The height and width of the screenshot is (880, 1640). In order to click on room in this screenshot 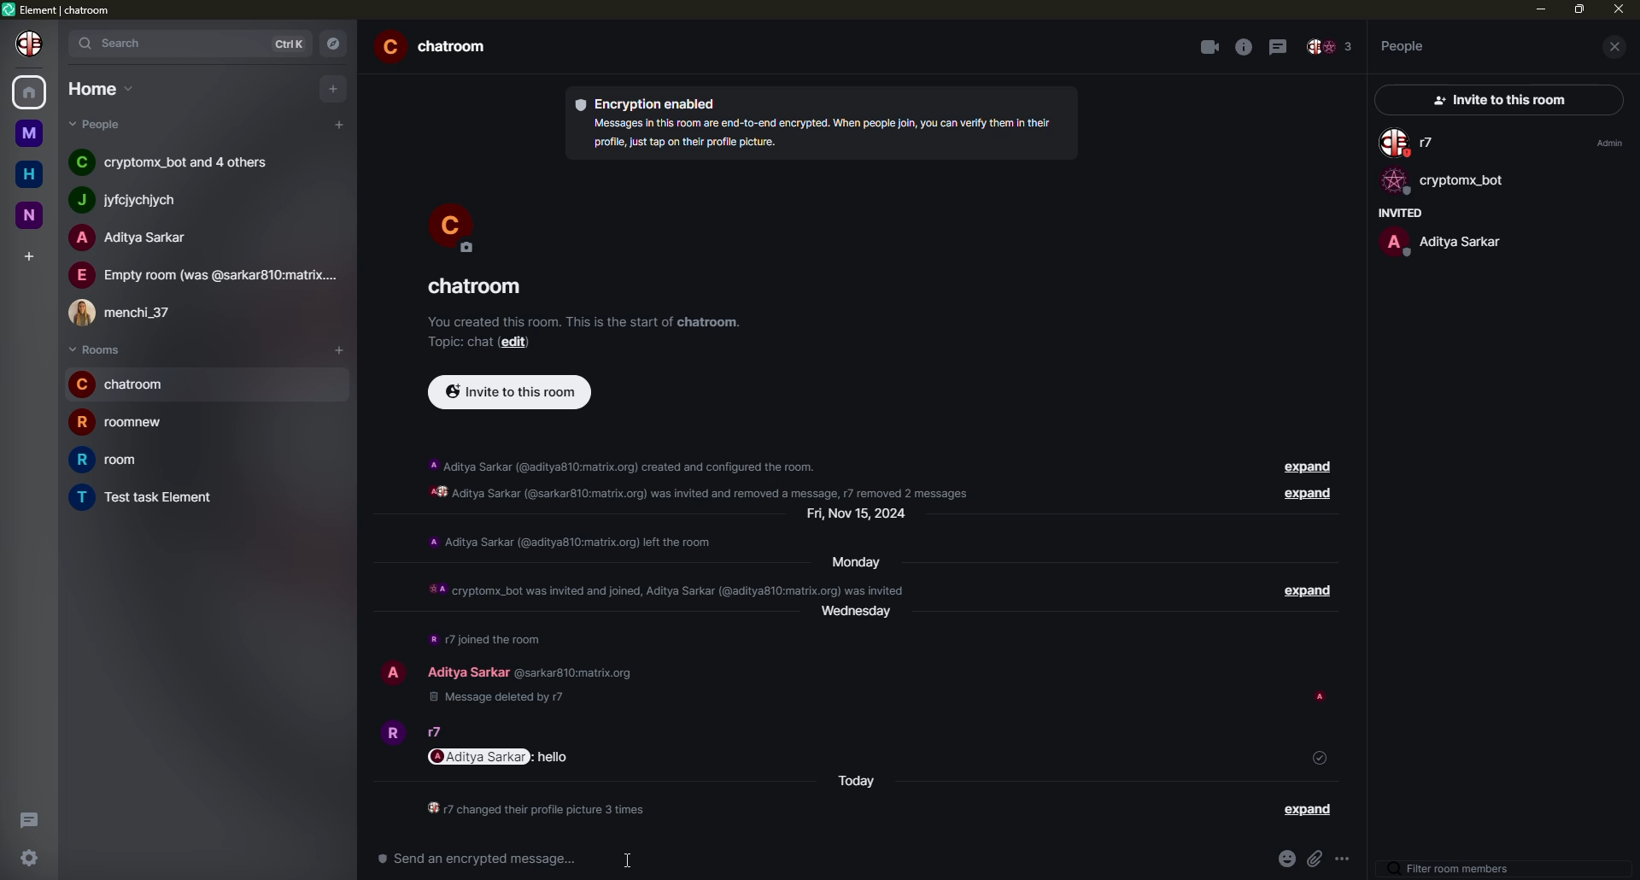, I will do `click(121, 420)`.